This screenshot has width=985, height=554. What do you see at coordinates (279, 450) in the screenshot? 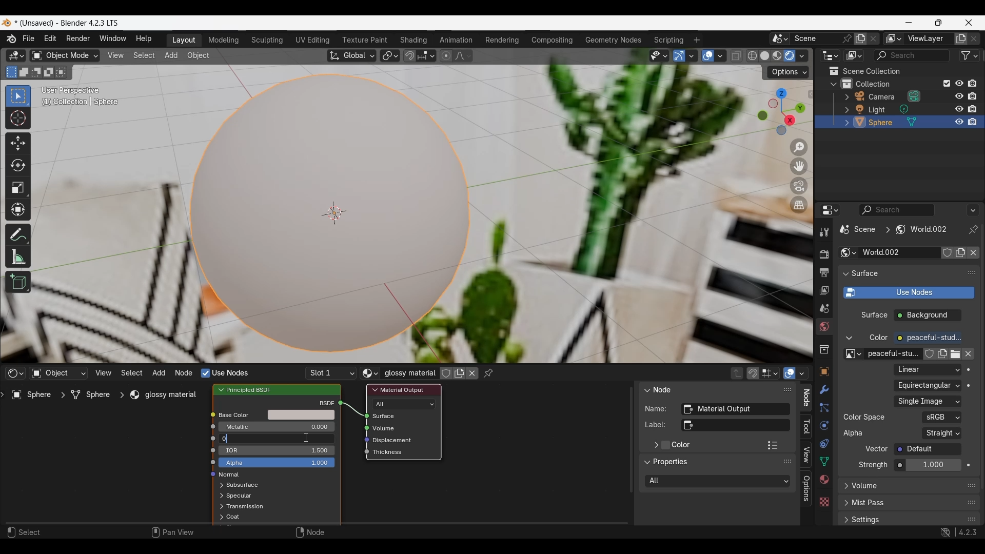
I see `IOR in base` at bounding box center [279, 450].